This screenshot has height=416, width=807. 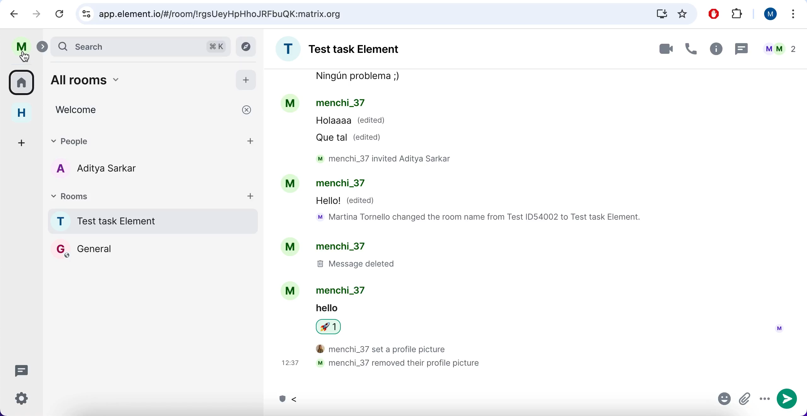 What do you see at coordinates (118, 168) in the screenshot?
I see `chat member` at bounding box center [118, 168].